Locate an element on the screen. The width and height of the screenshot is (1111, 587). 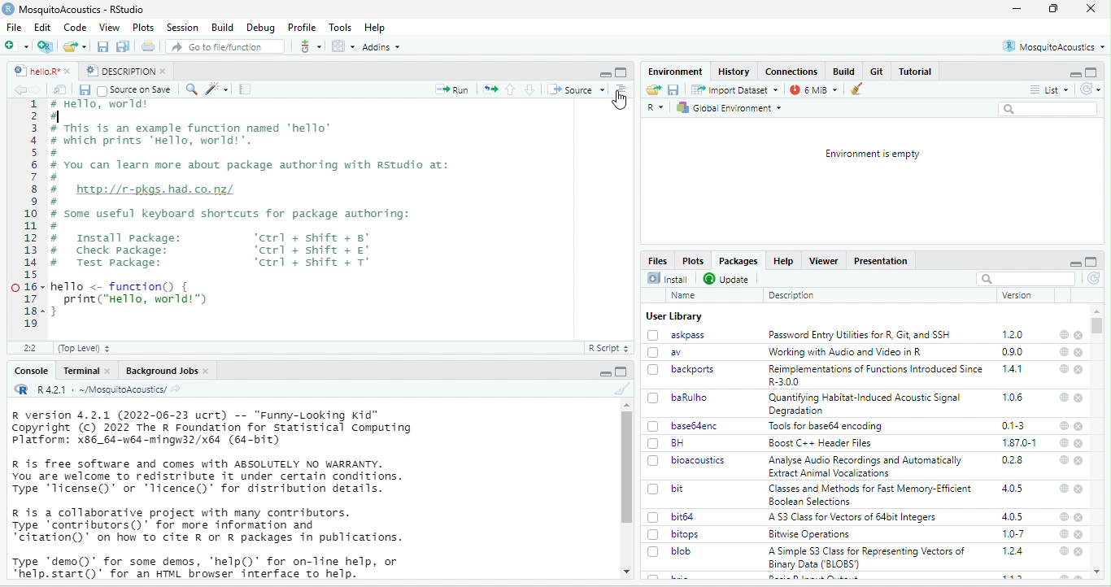
Profile is located at coordinates (303, 27).